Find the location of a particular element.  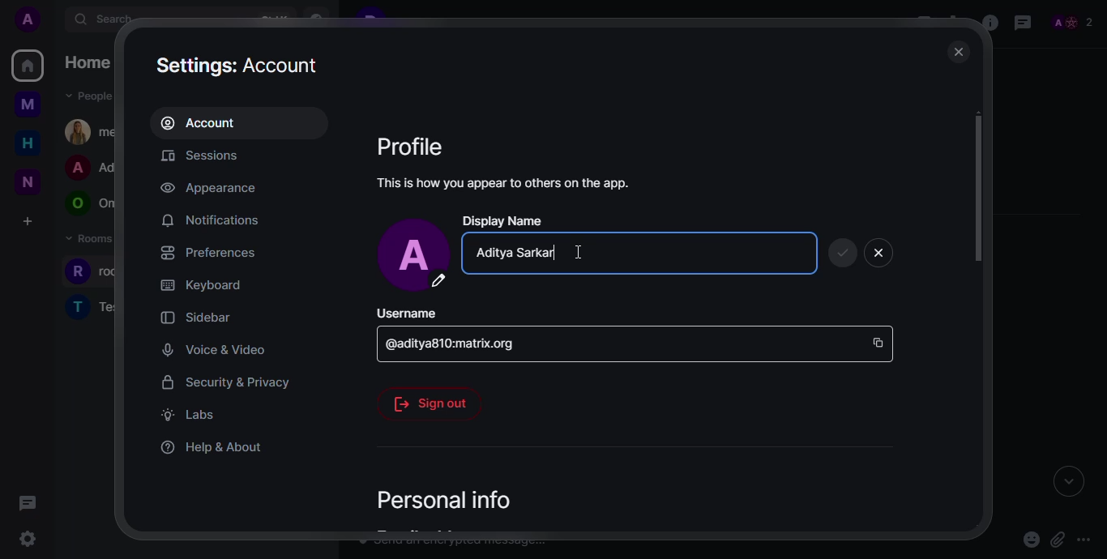

save is located at coordinates (842, 252).